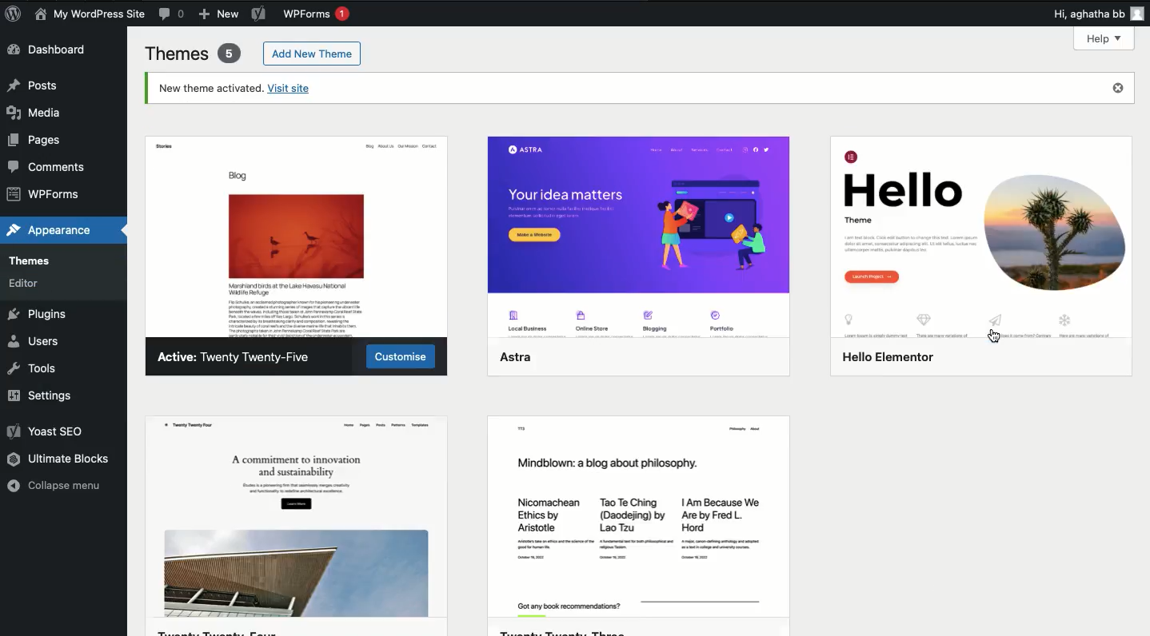  Describe the element at coordinates (1096, 14) in the screenshot. I see `Hi user` at that location.